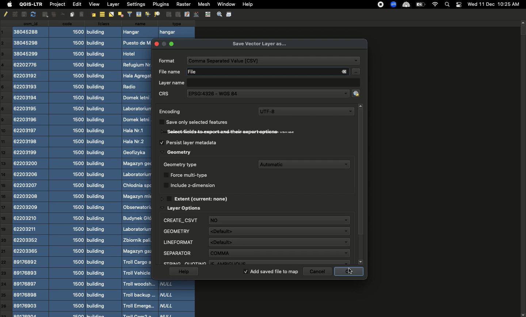 The width and height of the screenshot is (526, 317). I want to click on Save only selected features, so click(202, 123).